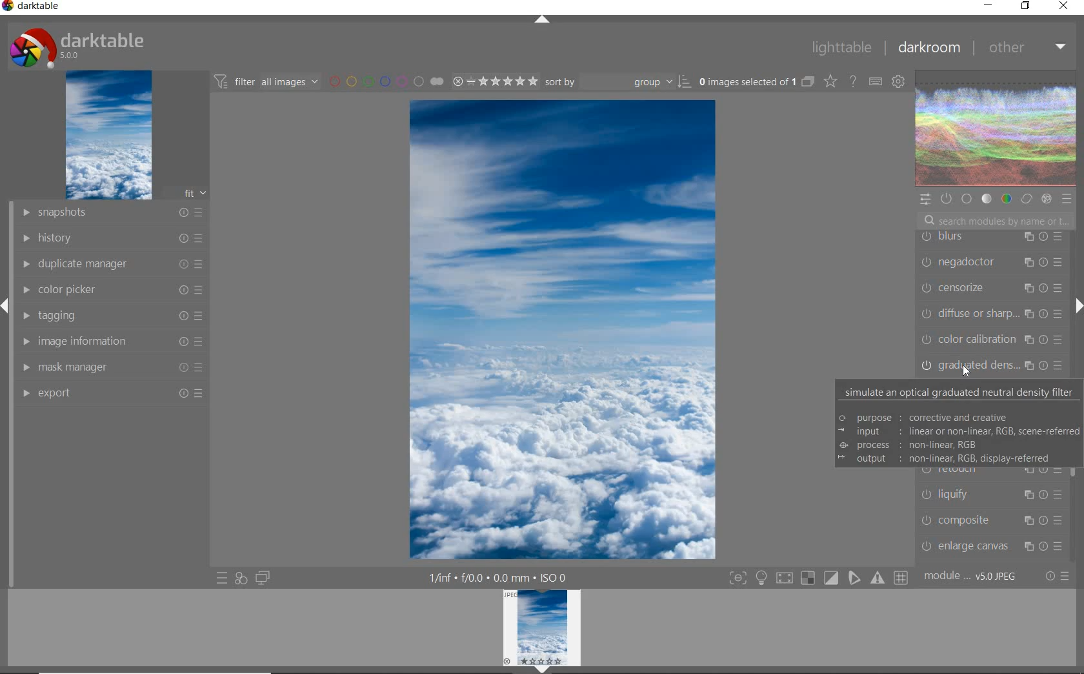 This screenshot has height=674, width=1084. Describe the element at coordinates (830, 83) in the screenshot. I see `CHANGE TYPE OF OVERLAY` at that location.